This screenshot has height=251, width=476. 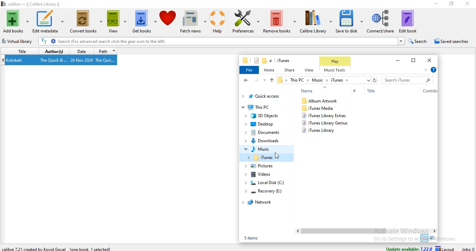 I want to click on edit metadata, so click(x=48, y=21).